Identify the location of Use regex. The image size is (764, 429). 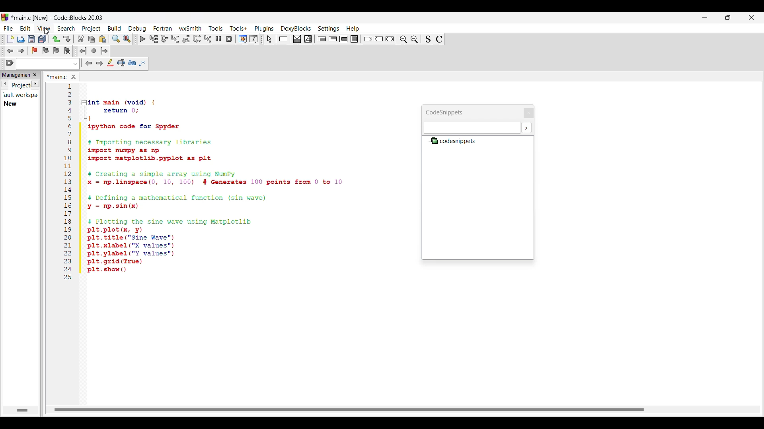
(142, 64).